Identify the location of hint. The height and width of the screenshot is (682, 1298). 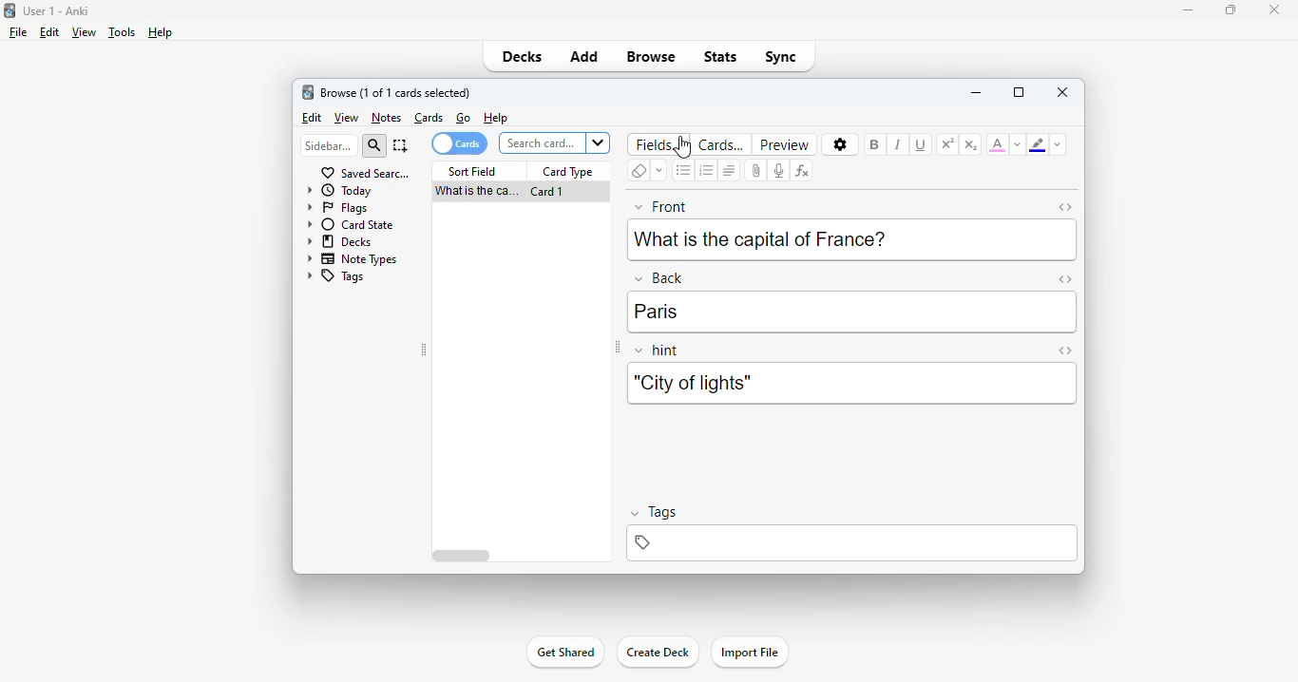
(658, 351).